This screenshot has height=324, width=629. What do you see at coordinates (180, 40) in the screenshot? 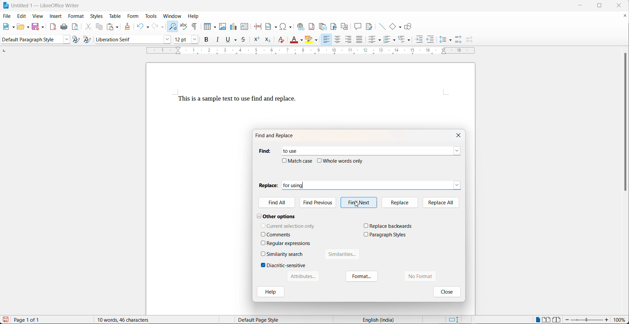
I see `font size` at bounding box center [180, 40].